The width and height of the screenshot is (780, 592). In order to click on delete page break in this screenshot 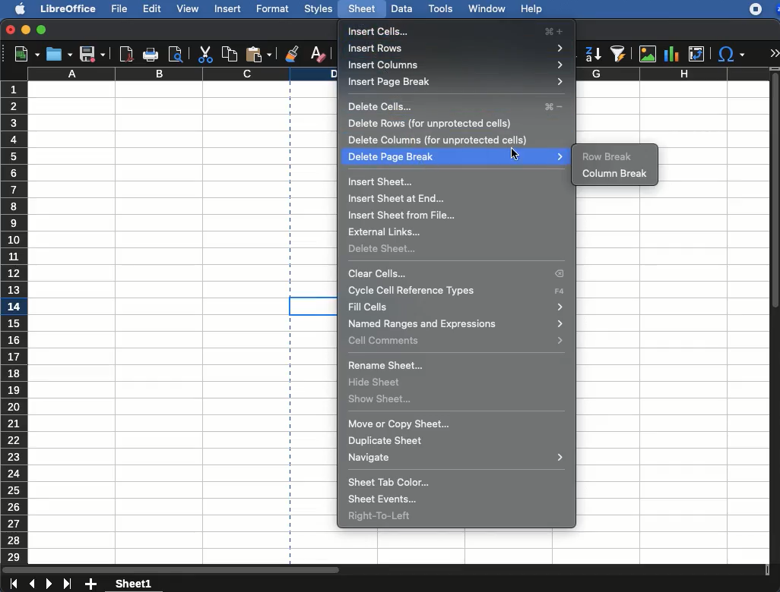, I will do `click(457, 157)`.